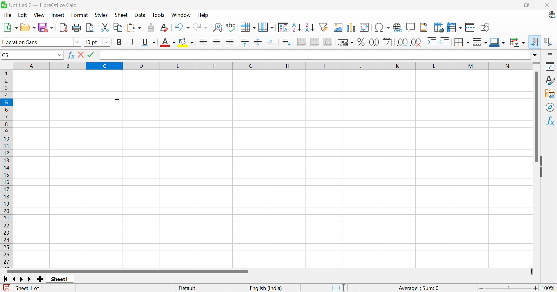 The height and width of the screenshot is (292, 557). What do you see at coordinates (58, 15) in the screenshot?
I see `Insert` at bounding box center [58, 15].